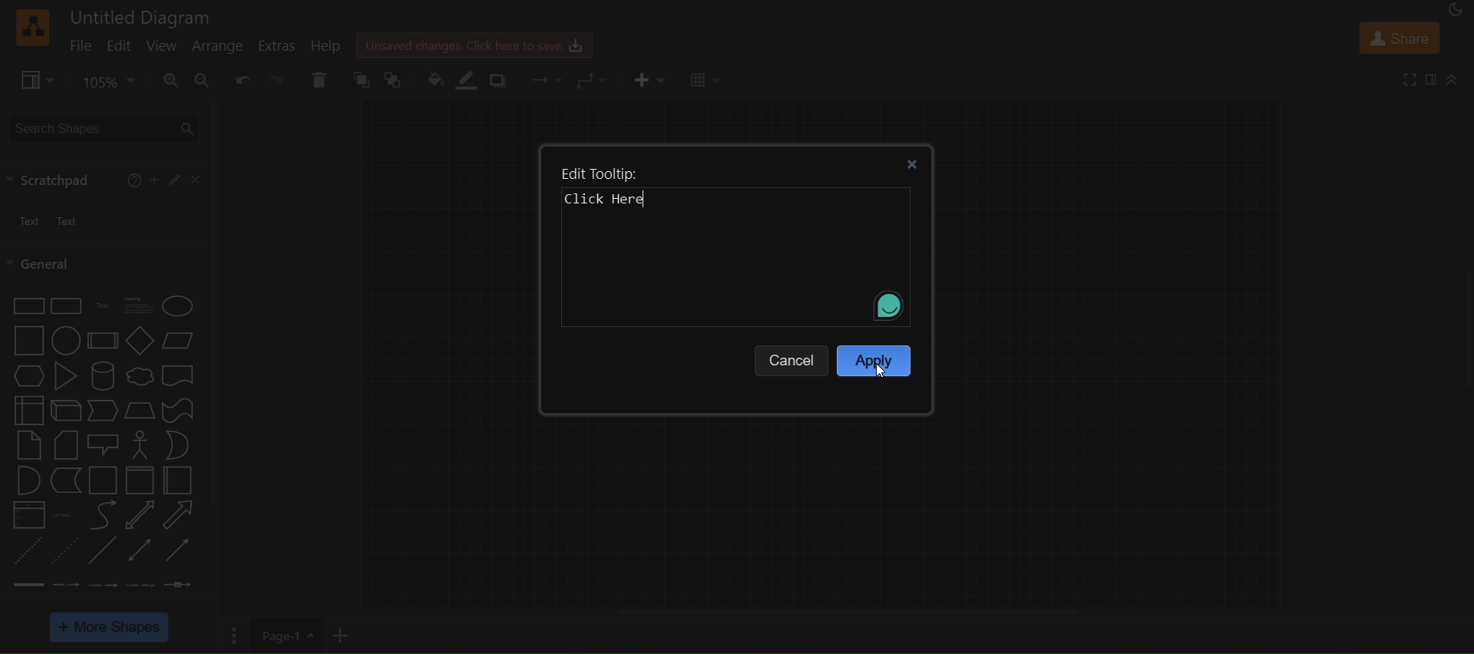  I want to click on and, so click(26, 480).